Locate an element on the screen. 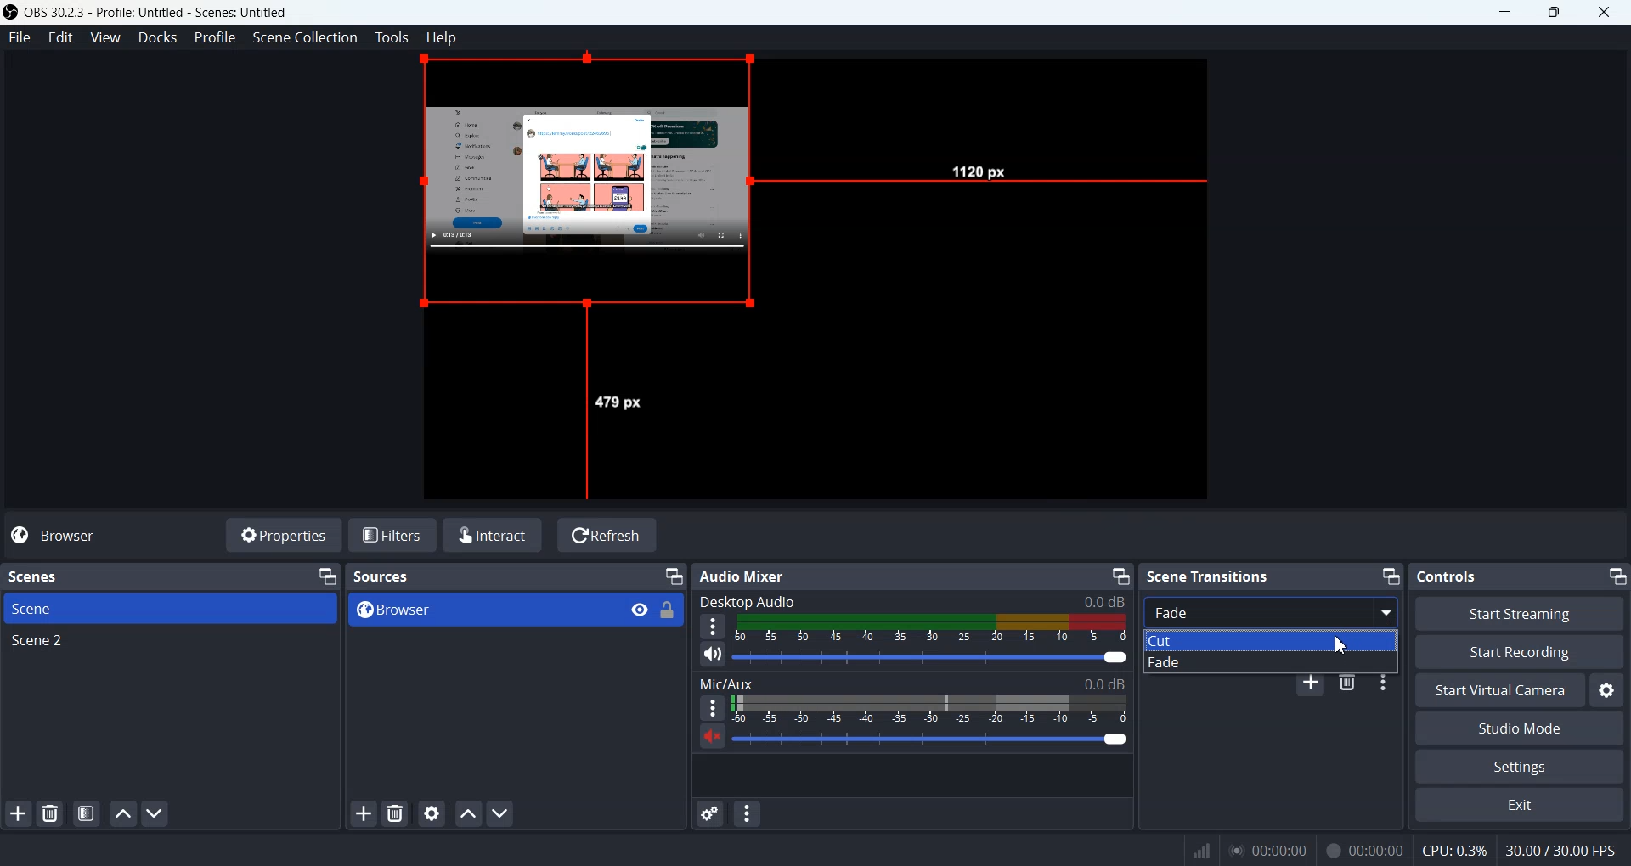 The height and width of the screenshot is (866, 1631). Browser is located at coordinates (68, 537).